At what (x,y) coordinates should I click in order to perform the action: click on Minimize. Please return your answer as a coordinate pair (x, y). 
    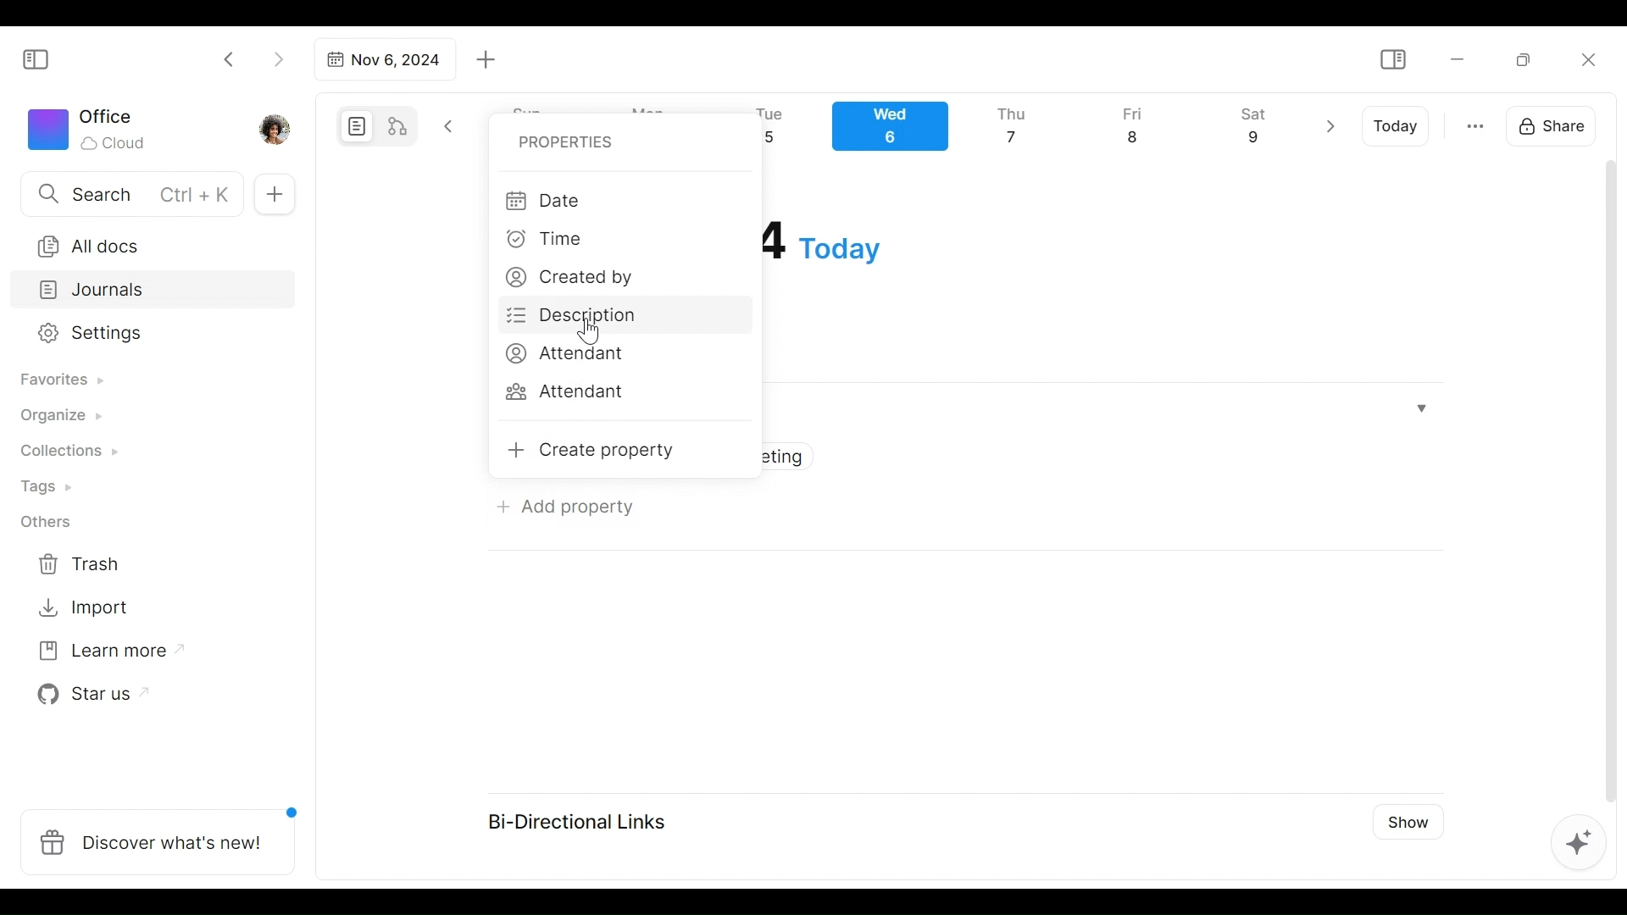
    Looking at the image, I should click on (1458, 58).